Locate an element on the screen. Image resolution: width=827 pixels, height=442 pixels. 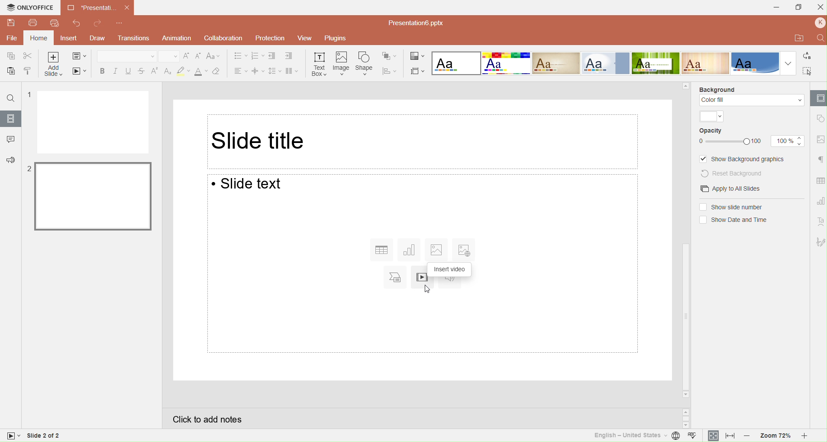
Decrease indent is located at coordinates (274, 55).